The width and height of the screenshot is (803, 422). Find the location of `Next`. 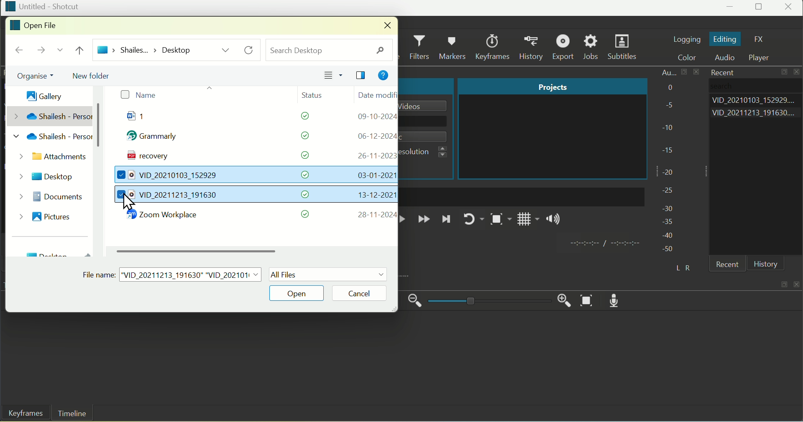

Next is located at coordinates (446, 221).